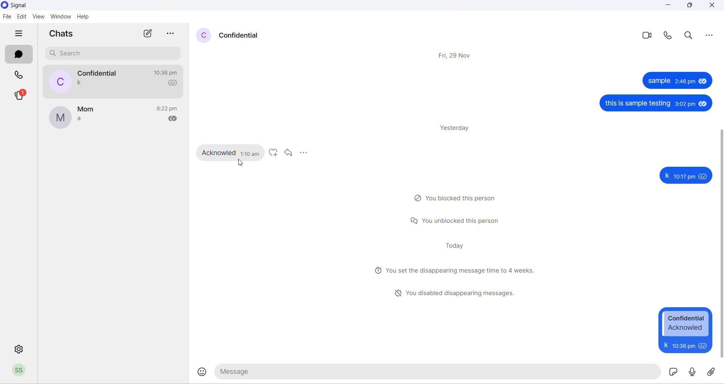 This screenshot has height=384, width=724. Describe the element at coordinates (666, 175) in the screenshot. I see `k` at that location.